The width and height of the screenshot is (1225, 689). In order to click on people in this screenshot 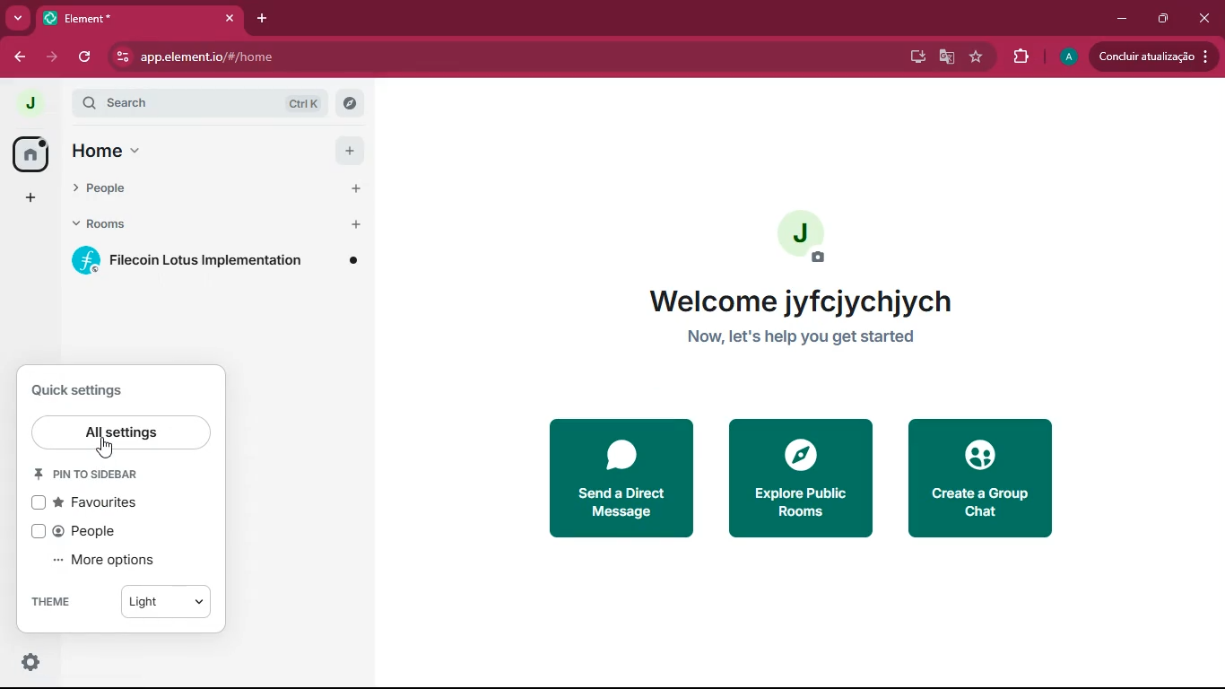, I will do `click(183, 188)`.